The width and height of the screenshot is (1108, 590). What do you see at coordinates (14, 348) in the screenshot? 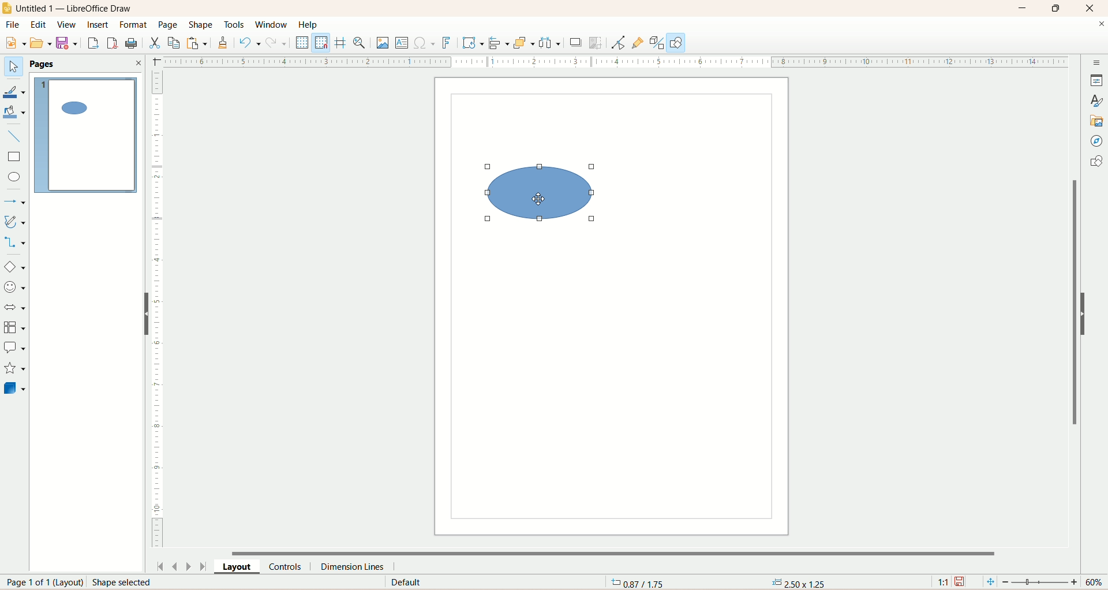
I see `callout` at bounding box center [14, 348].